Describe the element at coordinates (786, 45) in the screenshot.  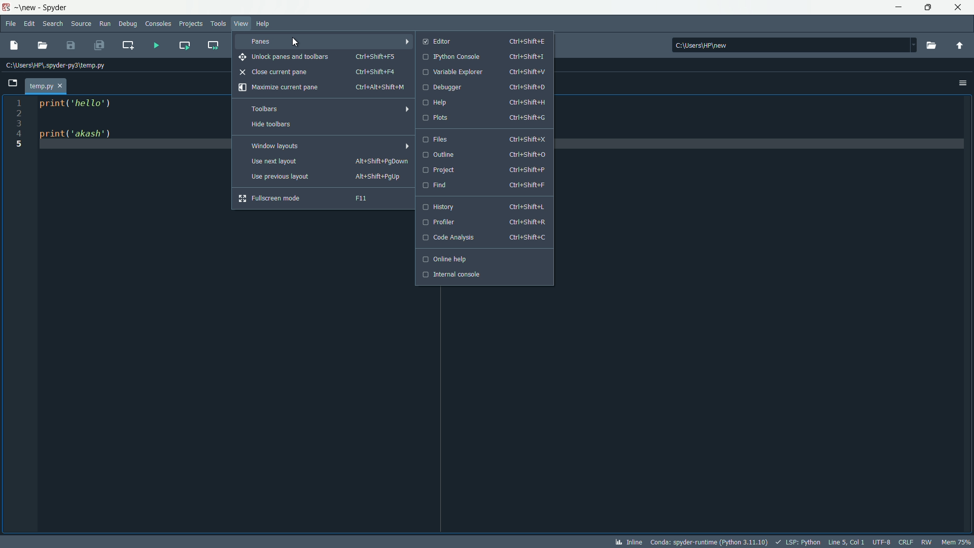
I see `| C:\Users\HP\new` at that location.